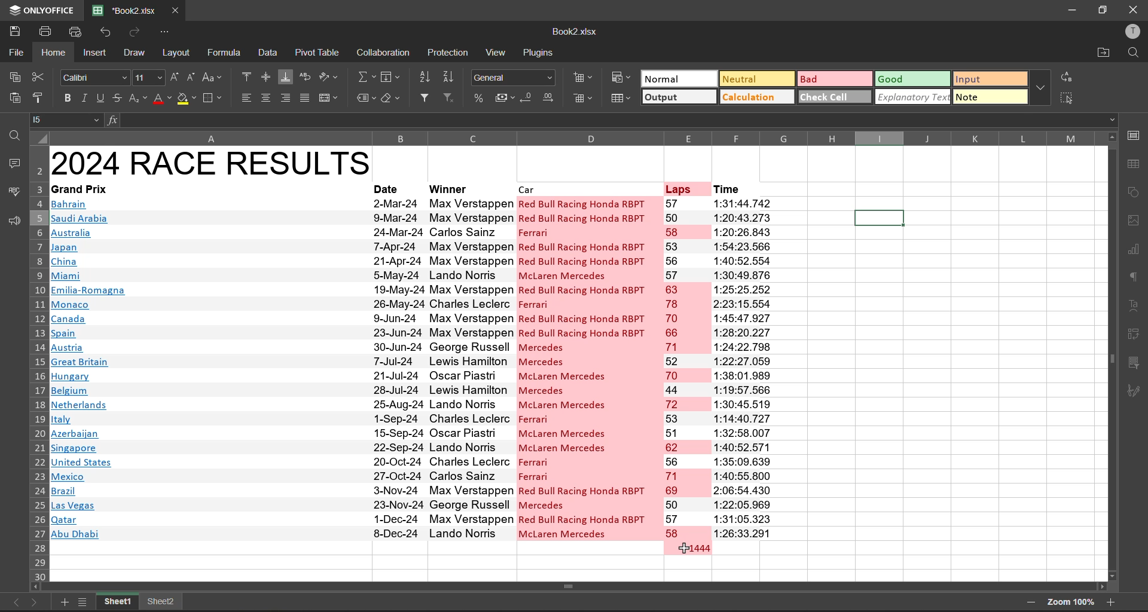  What do you see at coordinates (213, 163) in the screenshot?
I see `2024 race results` at bounding box center [213, 163].